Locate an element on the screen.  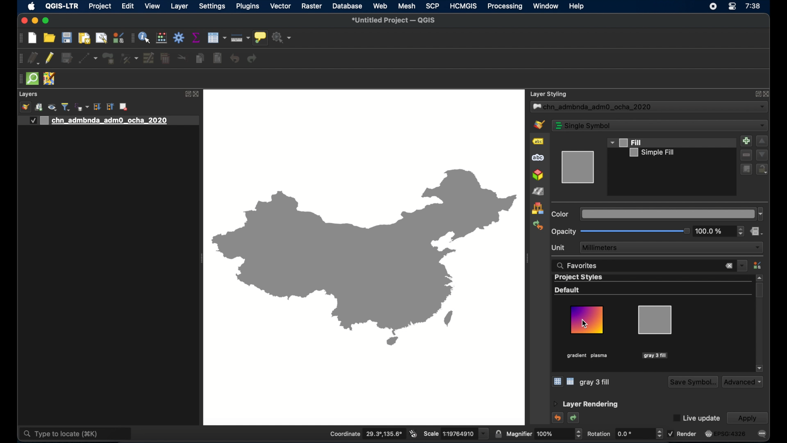
Increase/decrease arrows is located at coordinates (581, 435).